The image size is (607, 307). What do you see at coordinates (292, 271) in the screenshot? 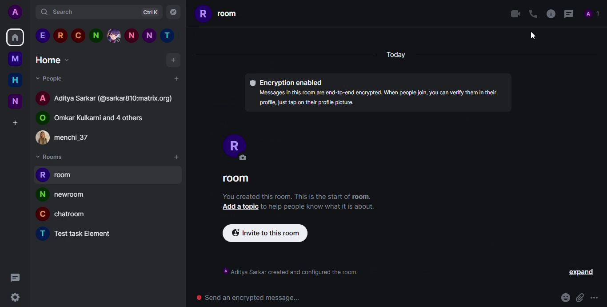
I see `info` at bounding box center [292, 271].